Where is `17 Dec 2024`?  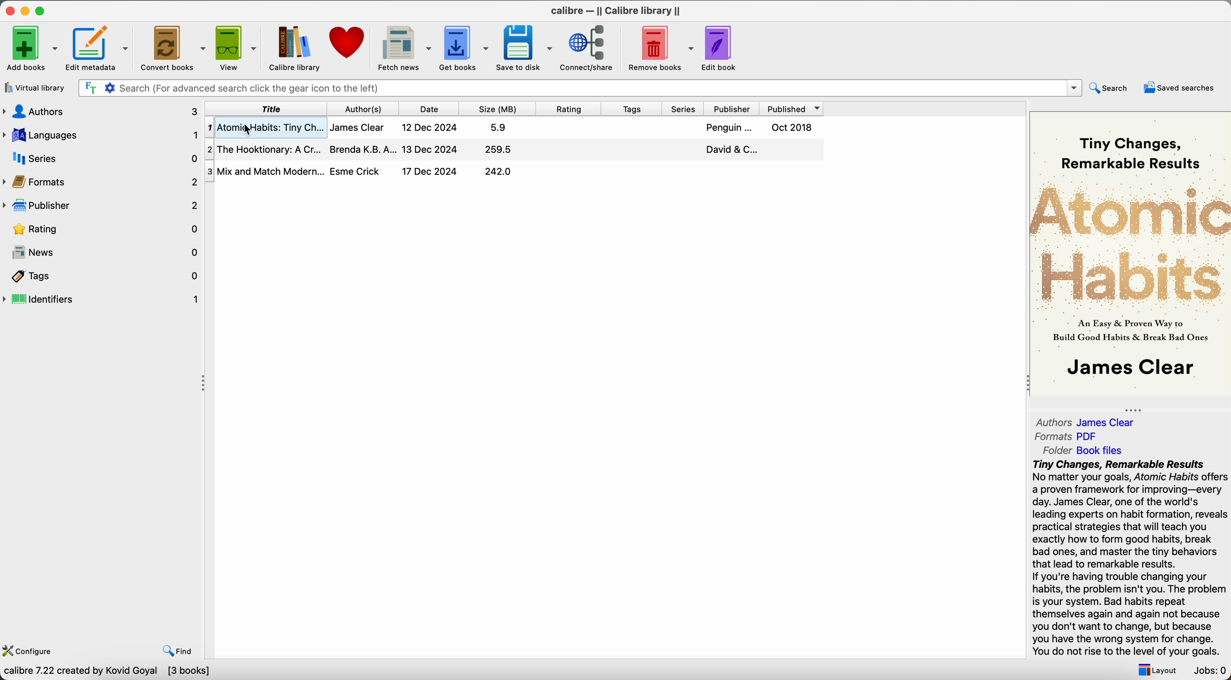
17 Dec 2024 is located at coordinates (430, 171).